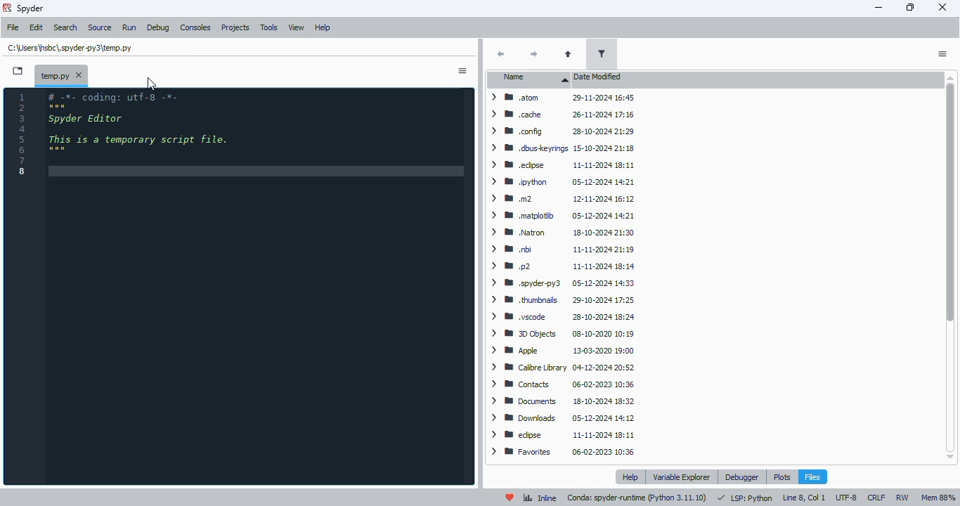 This screenshot has width=960, height=506. What do you see at coordinates (79, 74) in the screenshot?
I see `close tab` at bounding box center [79, 74].